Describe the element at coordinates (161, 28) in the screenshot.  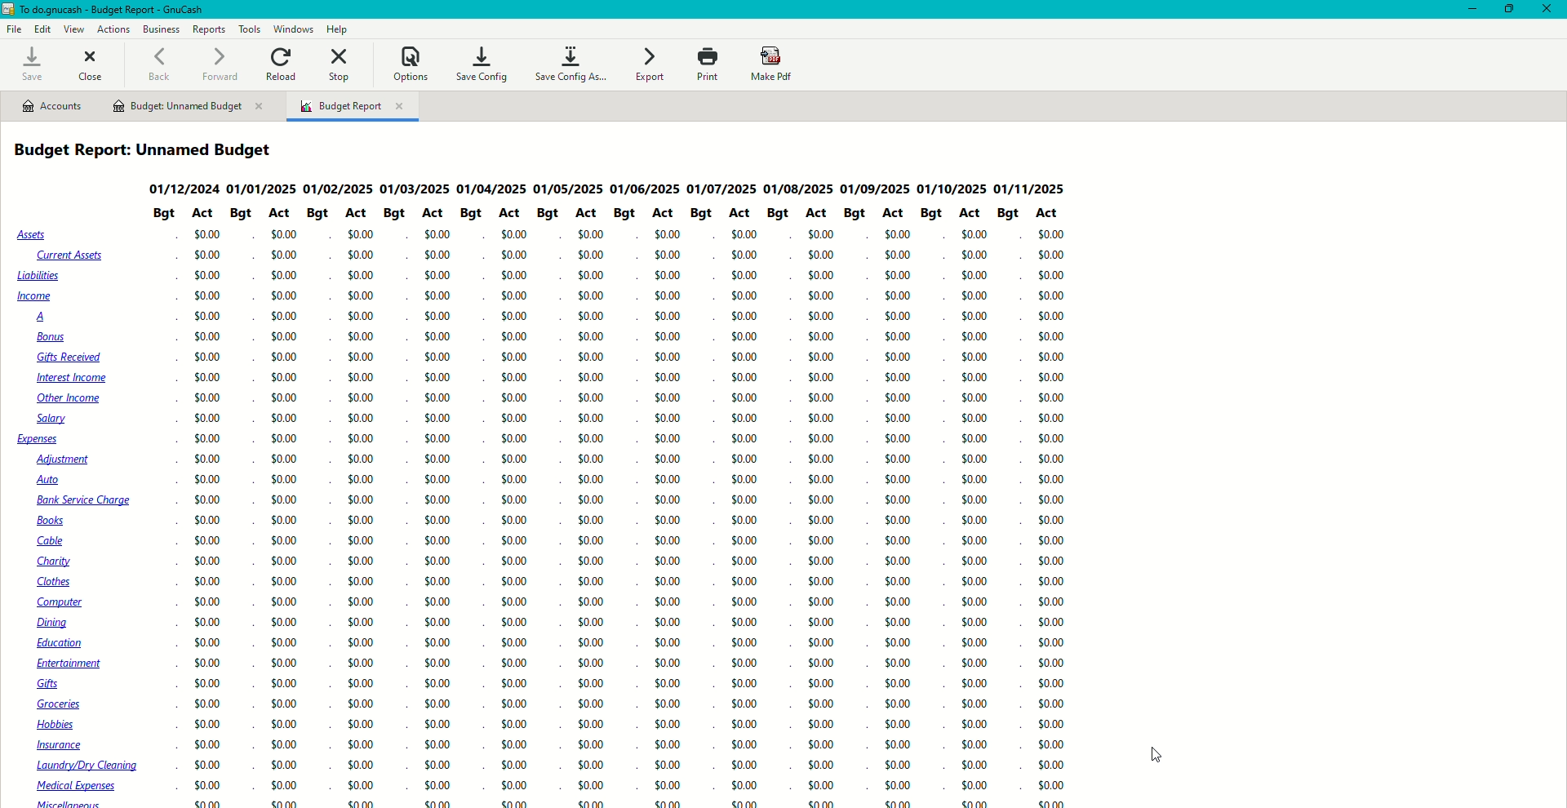
I see `Business` at that location.